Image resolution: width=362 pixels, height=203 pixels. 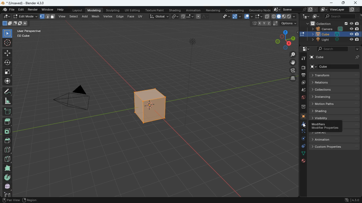 I want to click on dimensions, so click(x=283, y=41).